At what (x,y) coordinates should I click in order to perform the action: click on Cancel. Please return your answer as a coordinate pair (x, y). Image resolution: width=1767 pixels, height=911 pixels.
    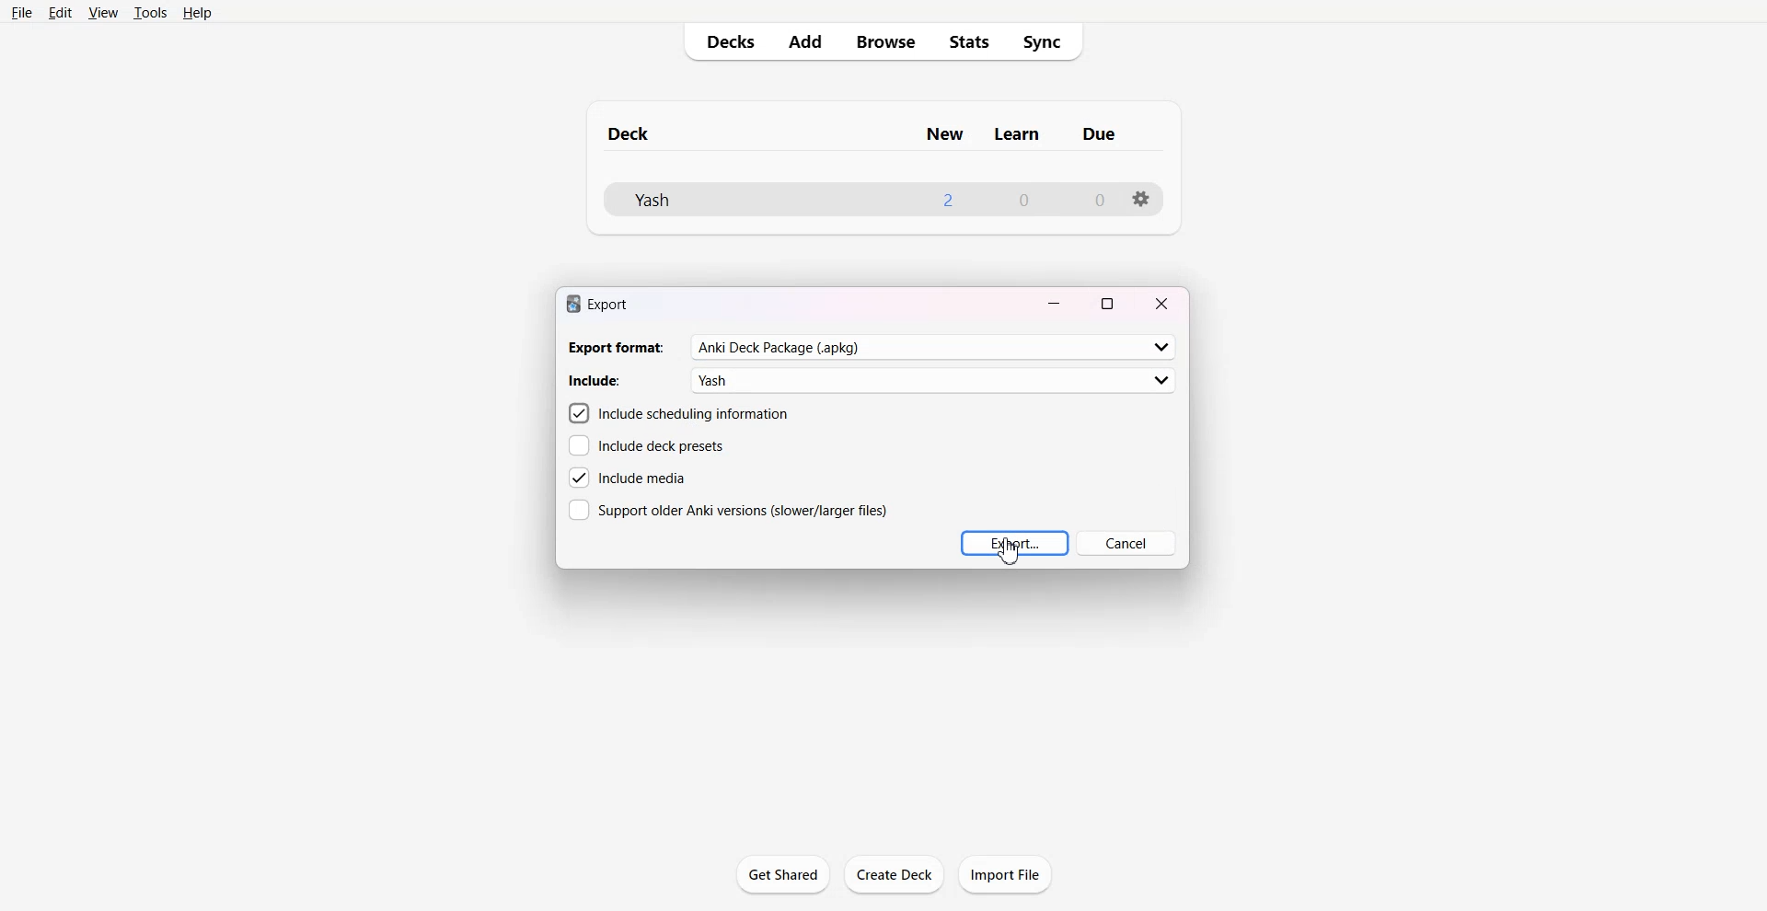
    Looking at the image, I should click on (1126, 543).